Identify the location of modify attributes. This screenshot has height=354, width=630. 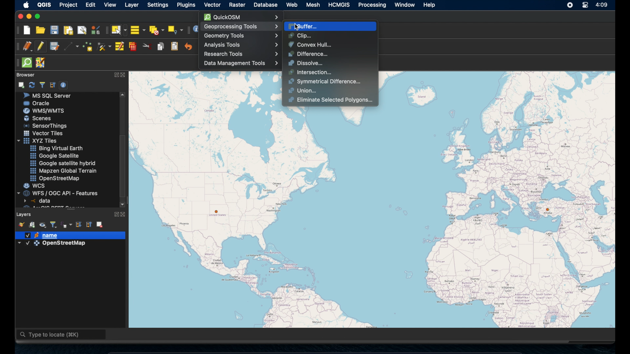
(119, 47).